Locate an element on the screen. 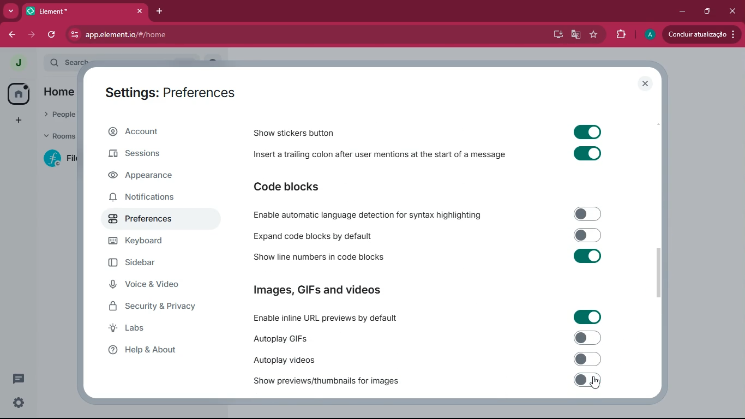 The width and height of the screenshot is (745, 419). desktop is located at coordinates (555, 35).